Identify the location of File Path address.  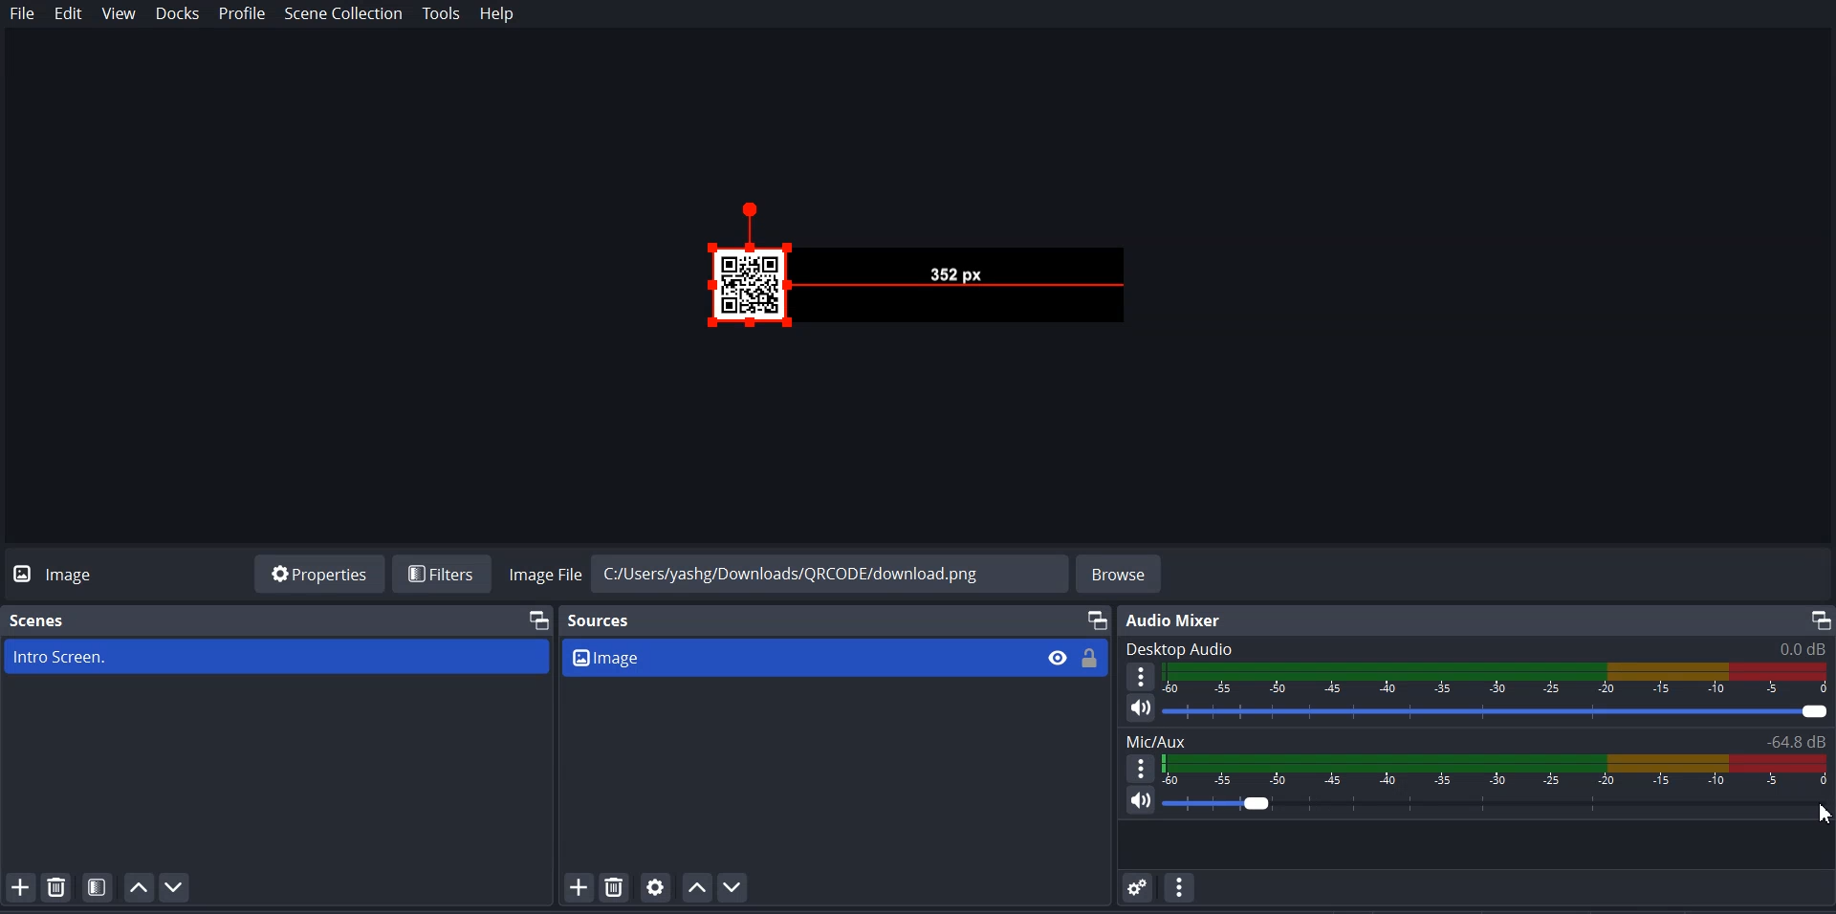
(787, 572).